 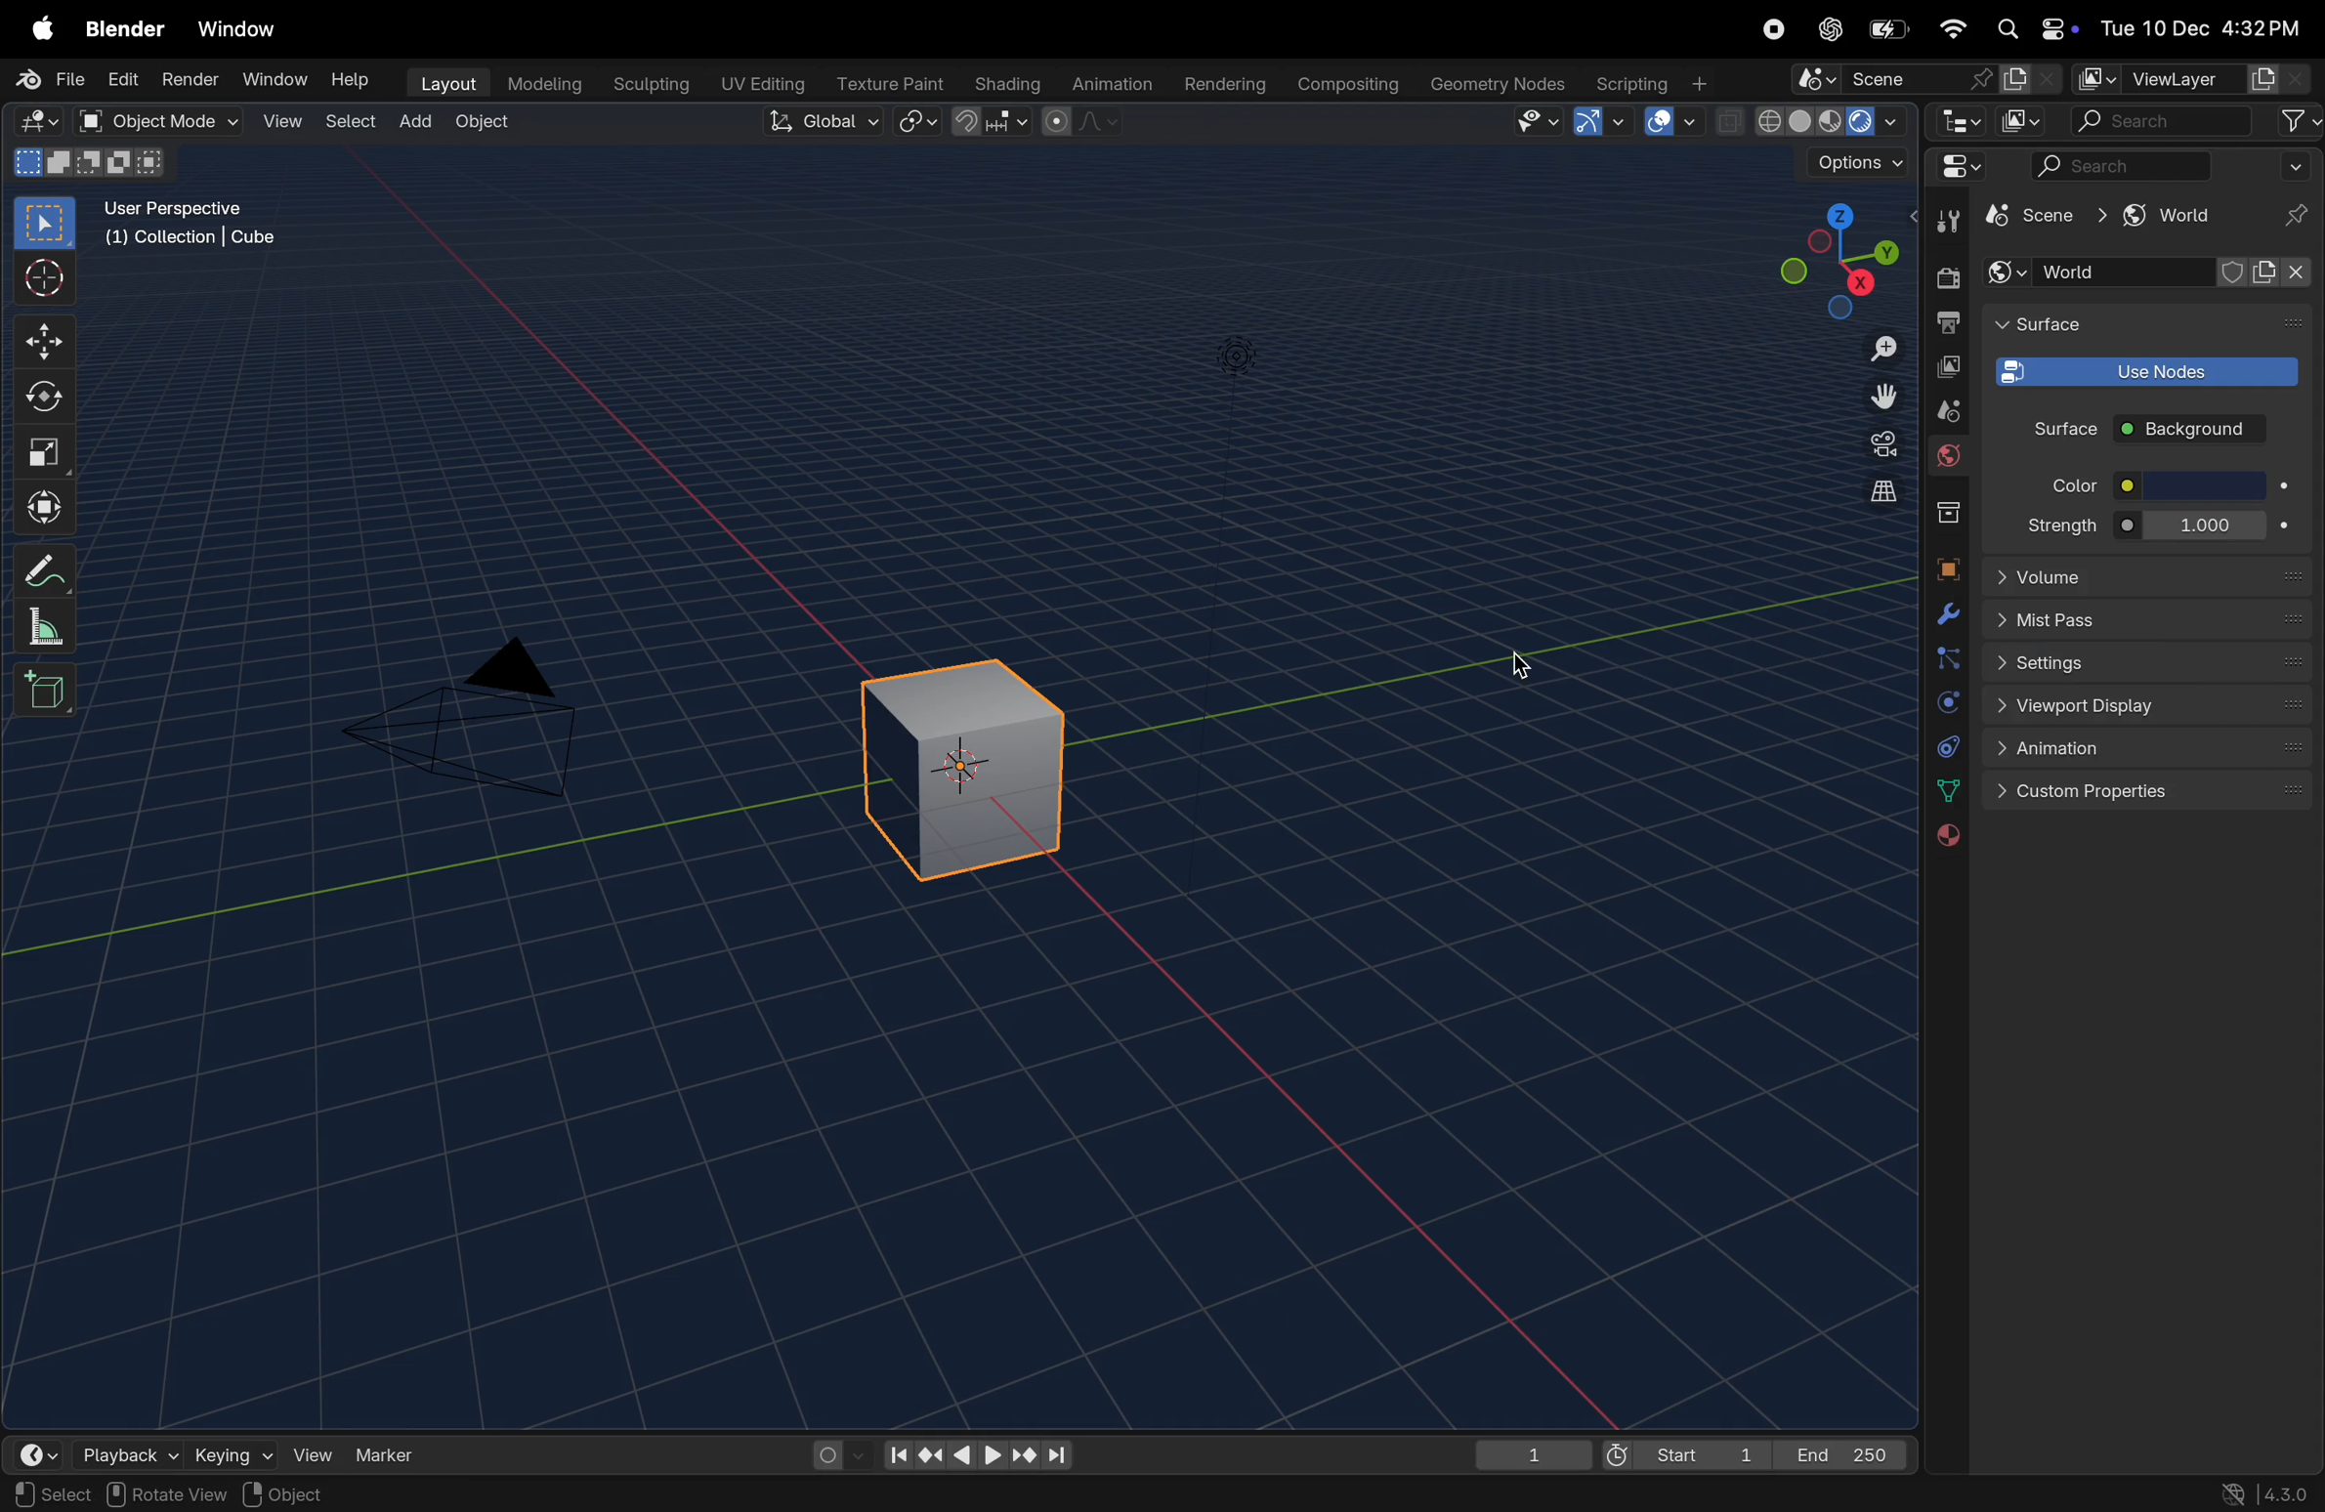 What do you see at coordinates (41, 26) in the screenshot?
I see `Apple menu` at bounding box center [41, 26].